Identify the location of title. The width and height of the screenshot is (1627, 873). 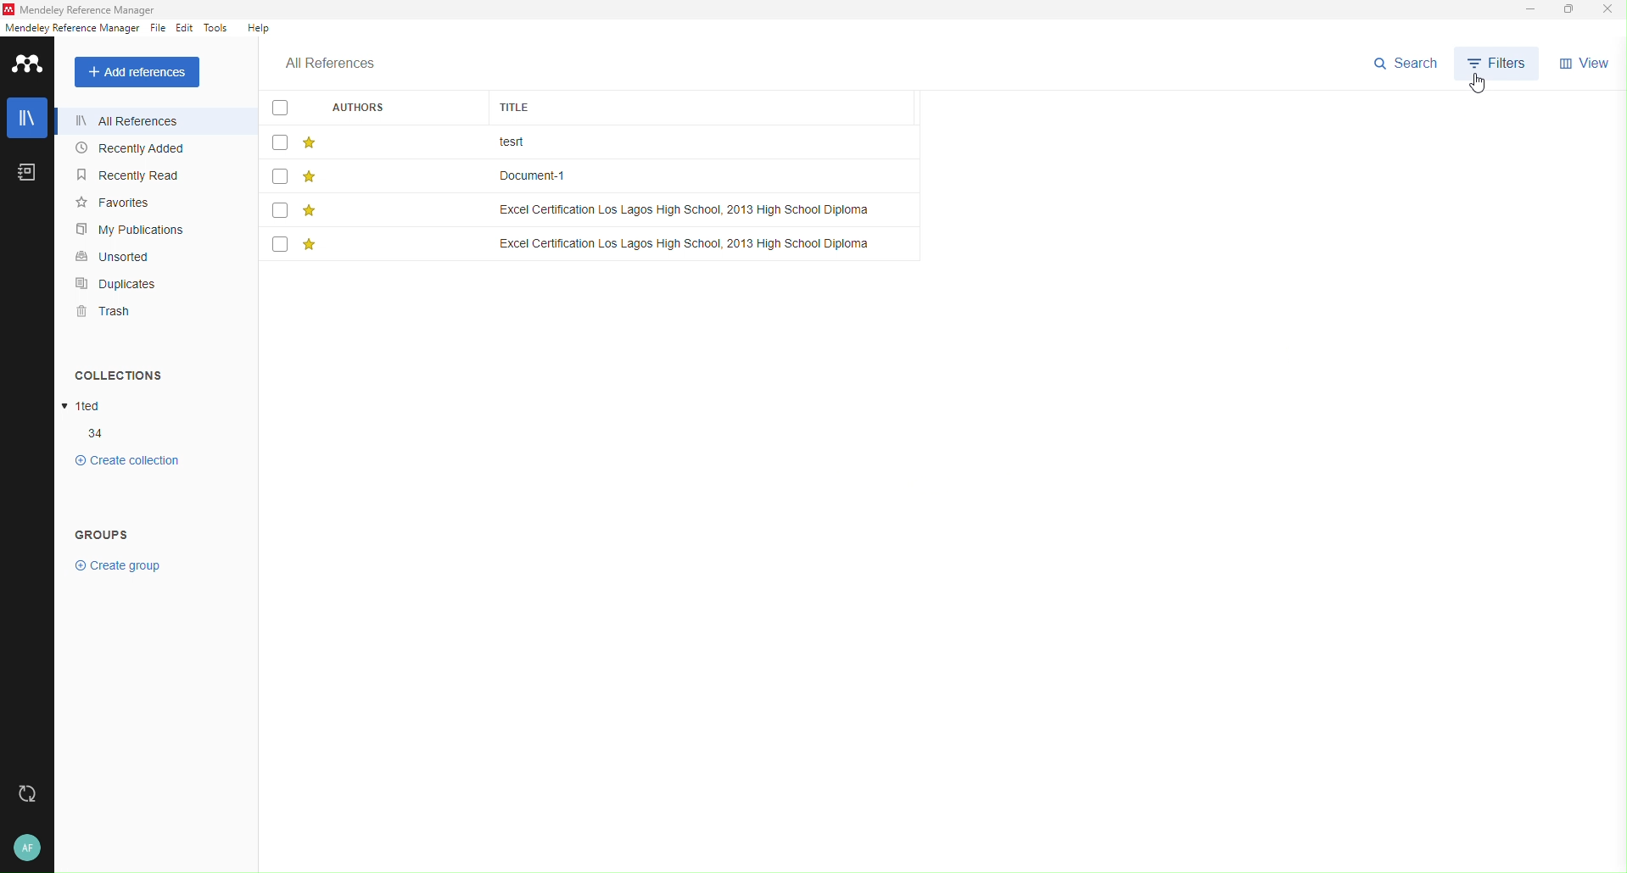
(518, 142).